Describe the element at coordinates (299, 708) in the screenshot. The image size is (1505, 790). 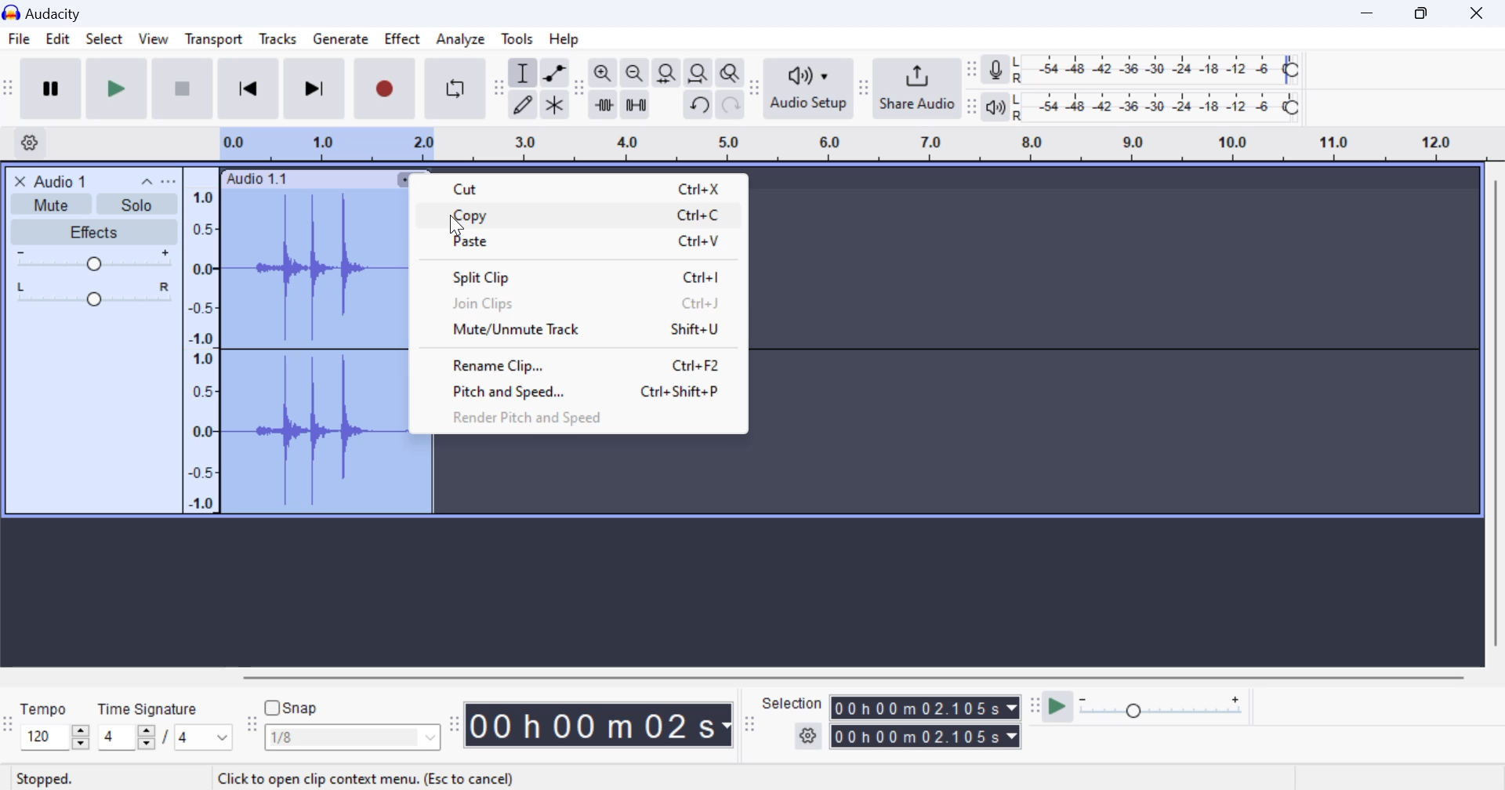
I see `snap toggle` at that location.